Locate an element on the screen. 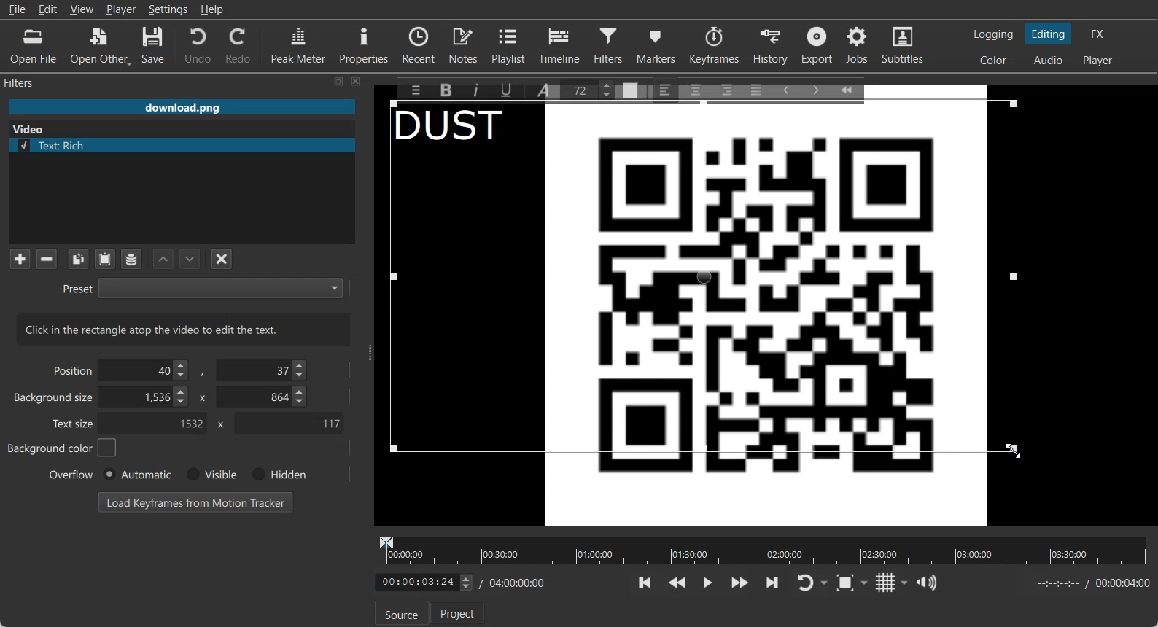 The height and width of the screenshot is (627, 1158). Video is located at coordinates (31, 128).